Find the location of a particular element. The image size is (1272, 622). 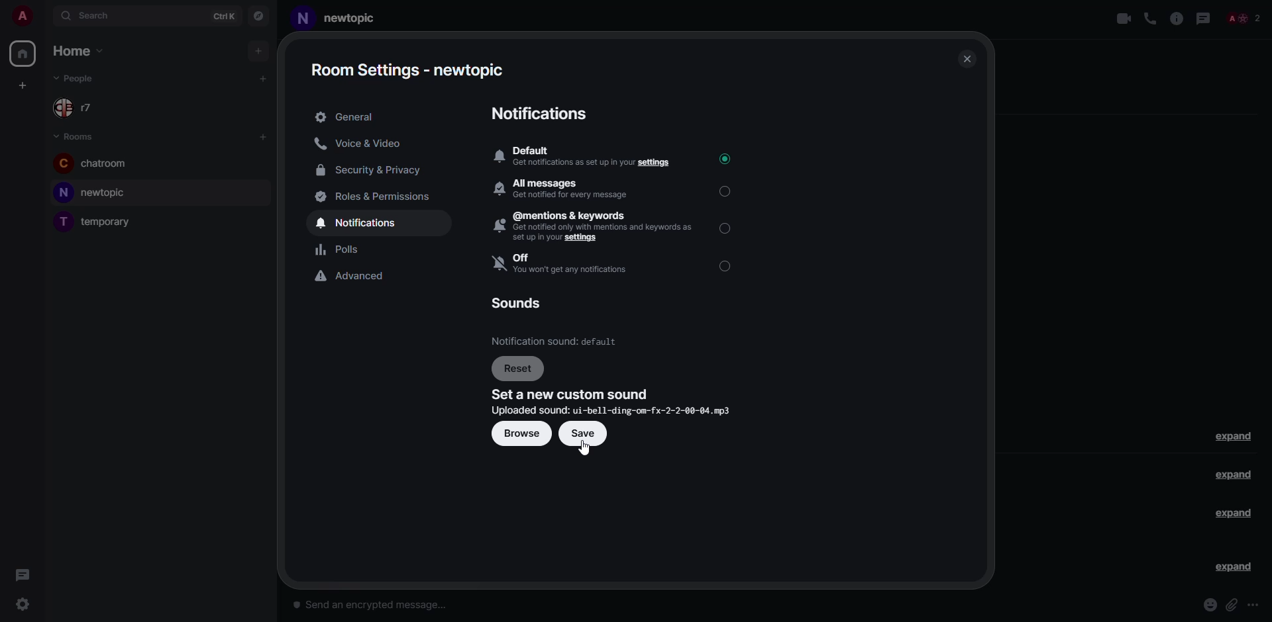

general is located at coordinates (348, 117).